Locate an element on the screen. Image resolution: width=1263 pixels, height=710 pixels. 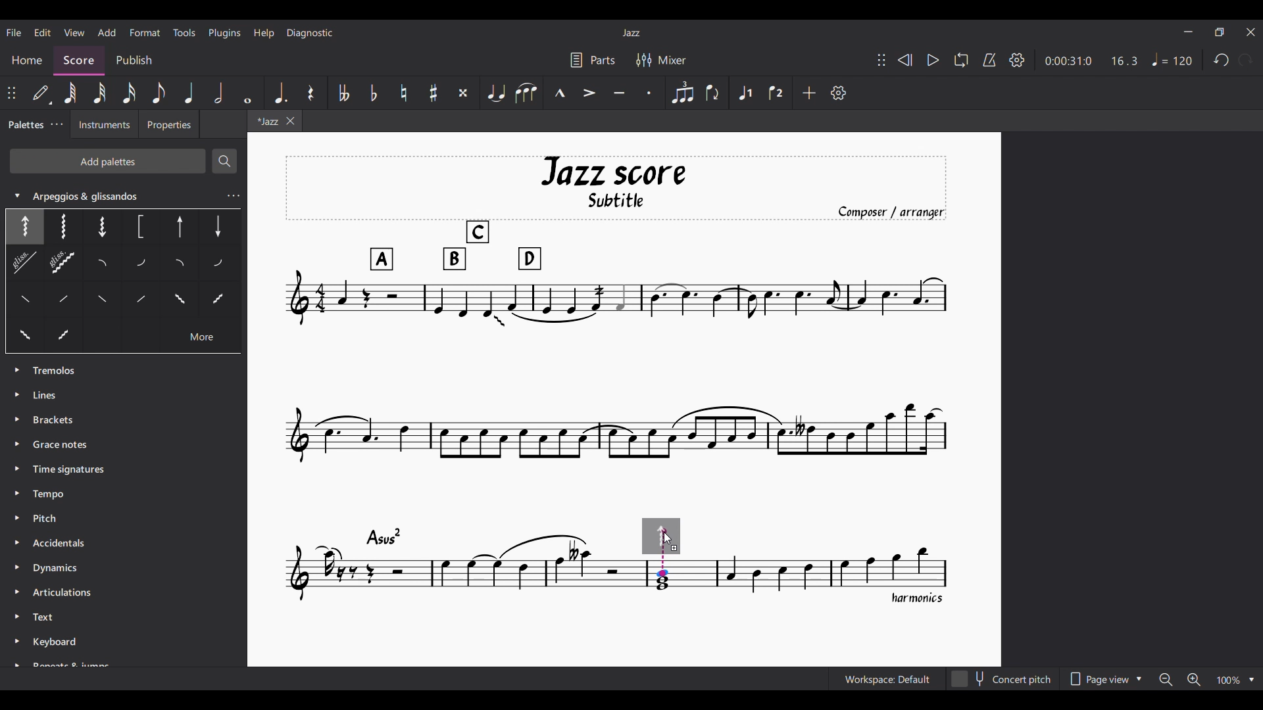
Toggle natural is located at coordinates (404, 93).